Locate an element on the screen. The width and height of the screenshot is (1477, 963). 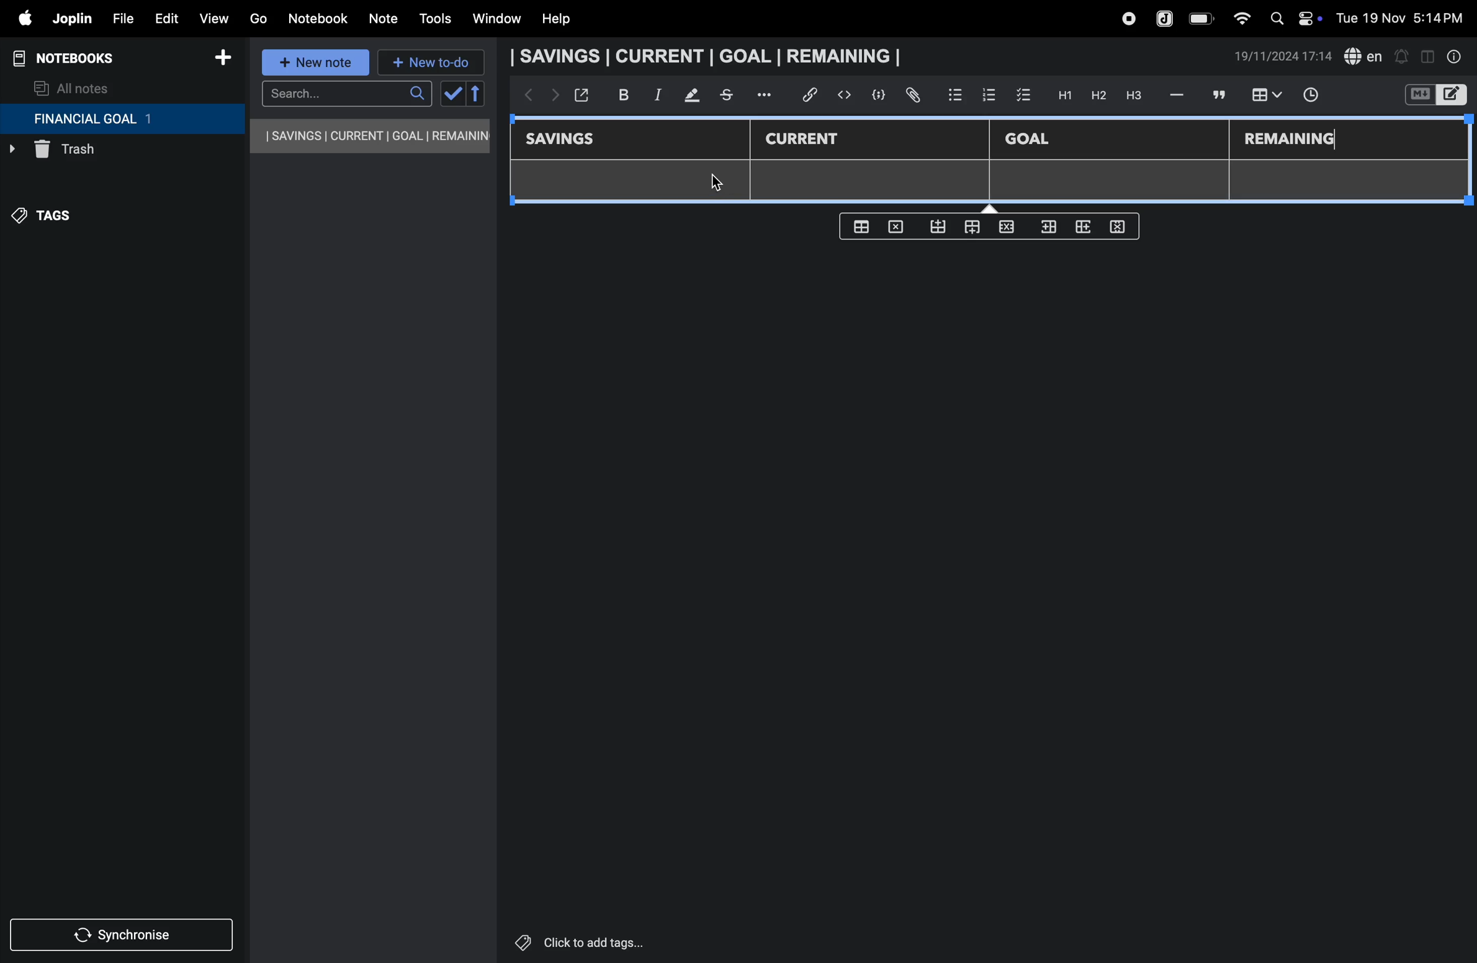
options is located at coordinates (766, 95).